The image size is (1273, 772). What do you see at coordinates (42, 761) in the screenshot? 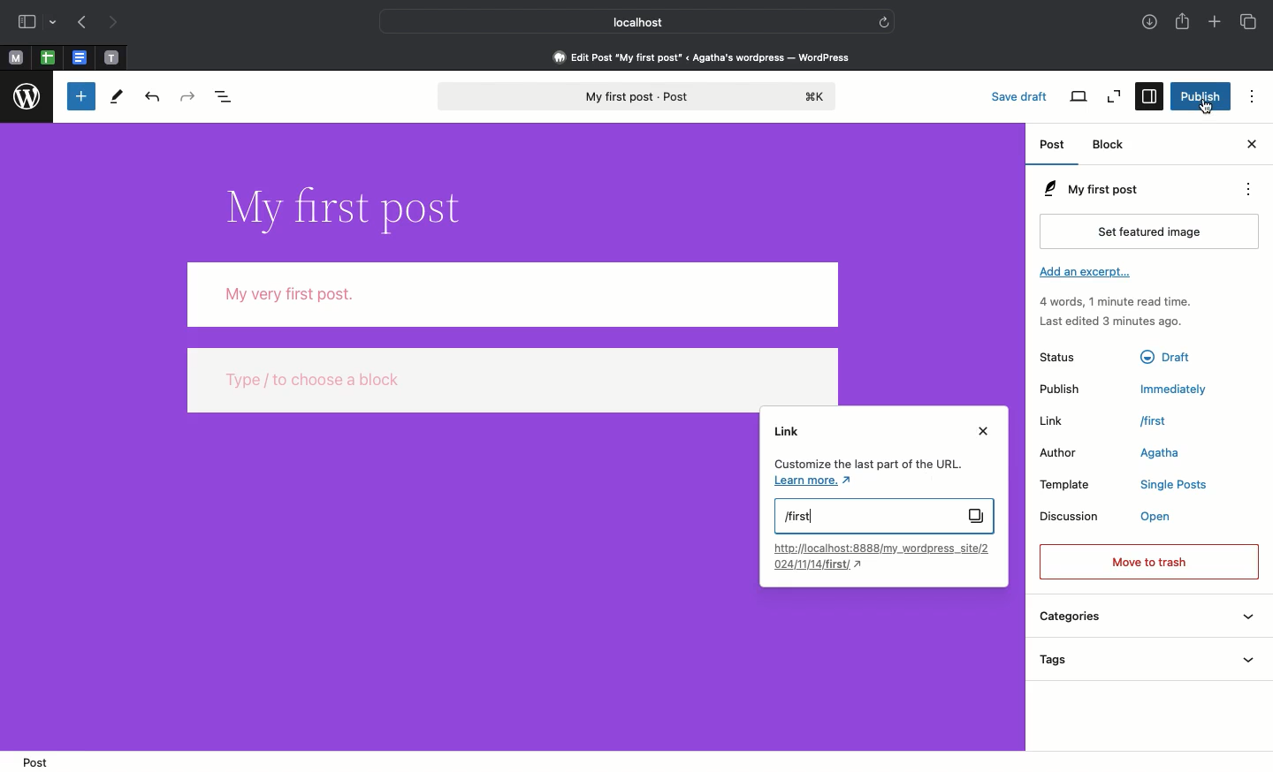
I see `Post` at bounding box center [42, 761].